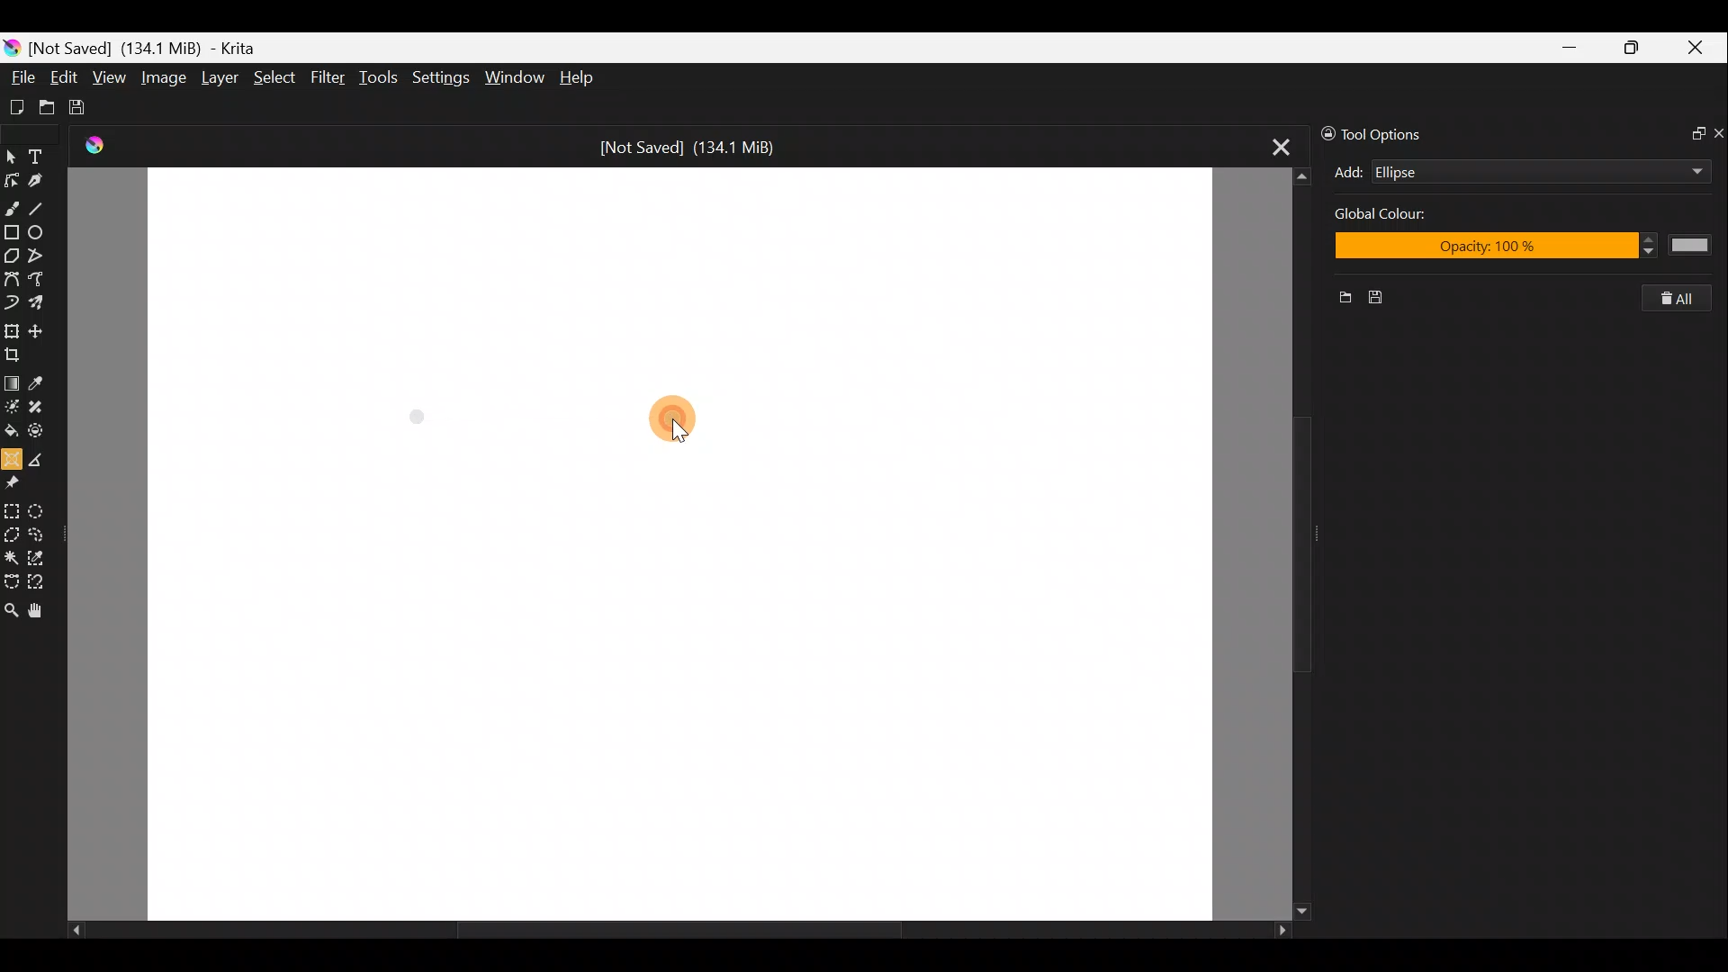 The image size is (1728, 972). What do you see at coordinates (12, 555) in the screenshot?
I see `Contiguous selection tool` at bounding box center [12, 555].